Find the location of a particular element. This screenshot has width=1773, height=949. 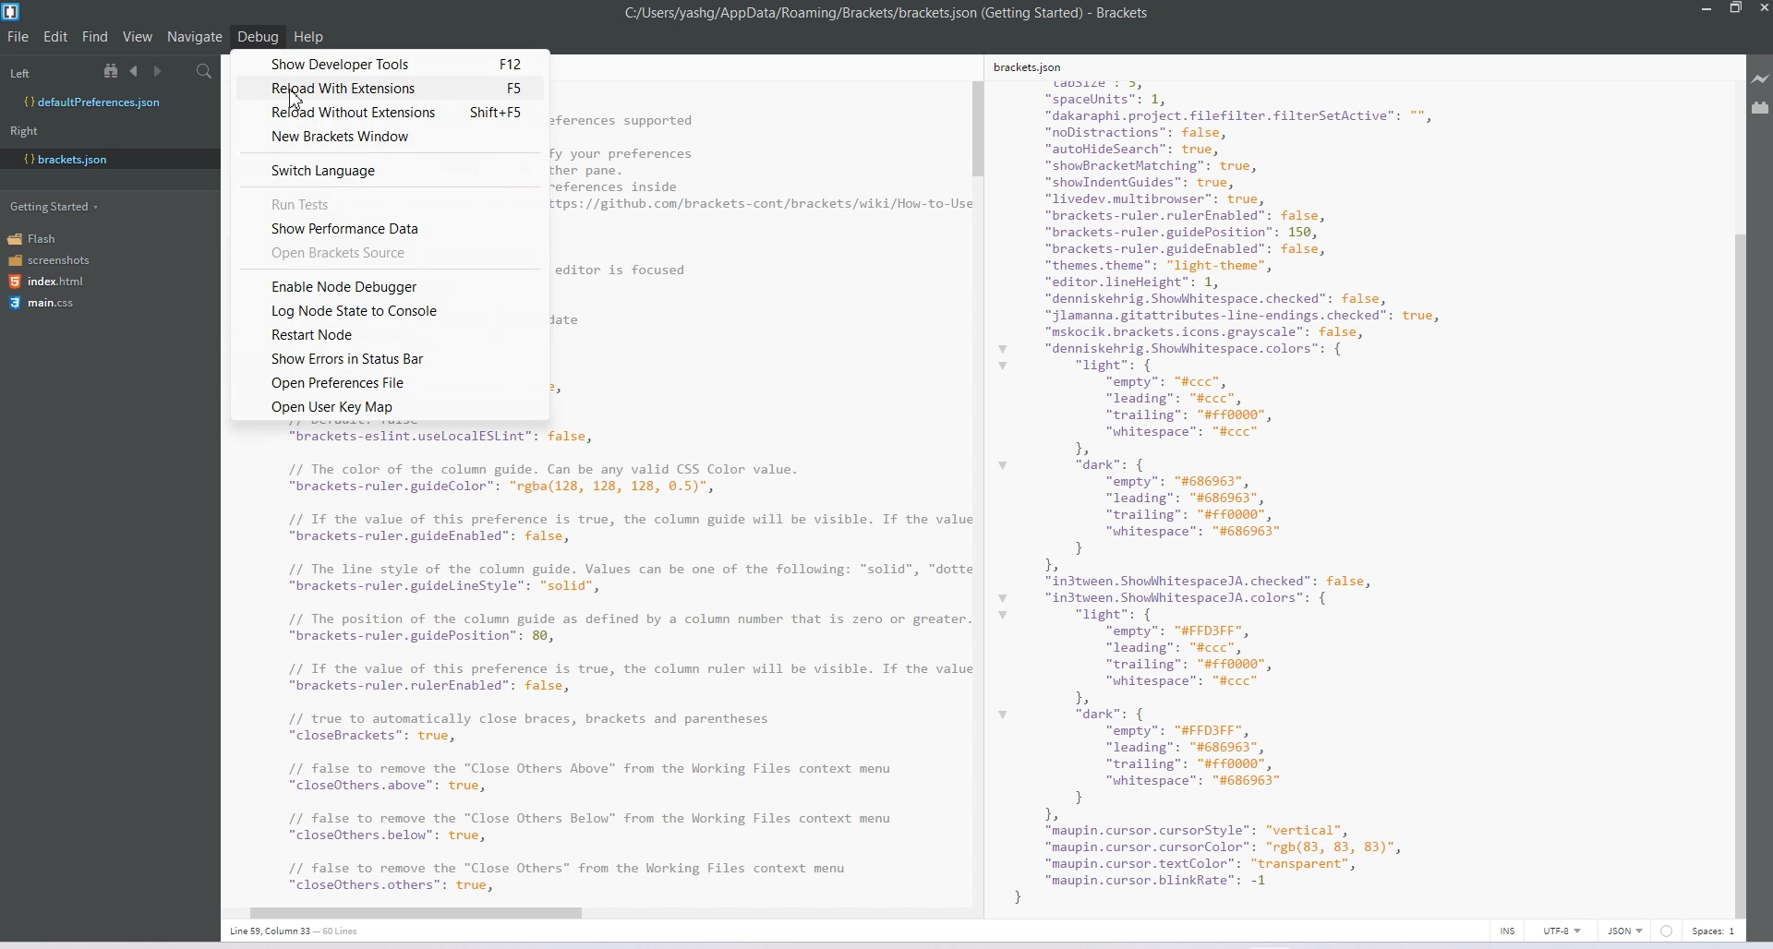

Open Brackets Source is located at coordinates (392, 253).